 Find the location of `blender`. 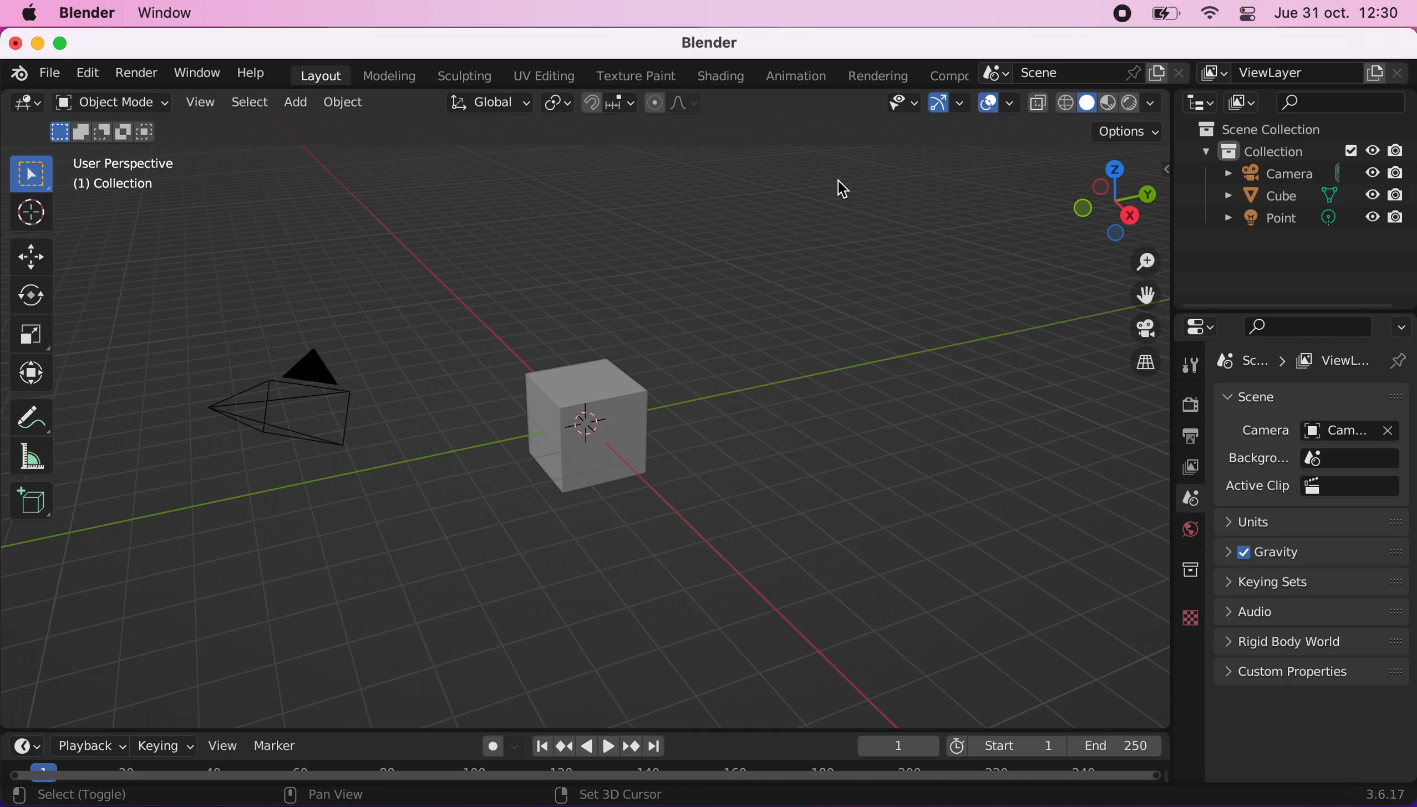

blender is located at coordinates (89, 15).